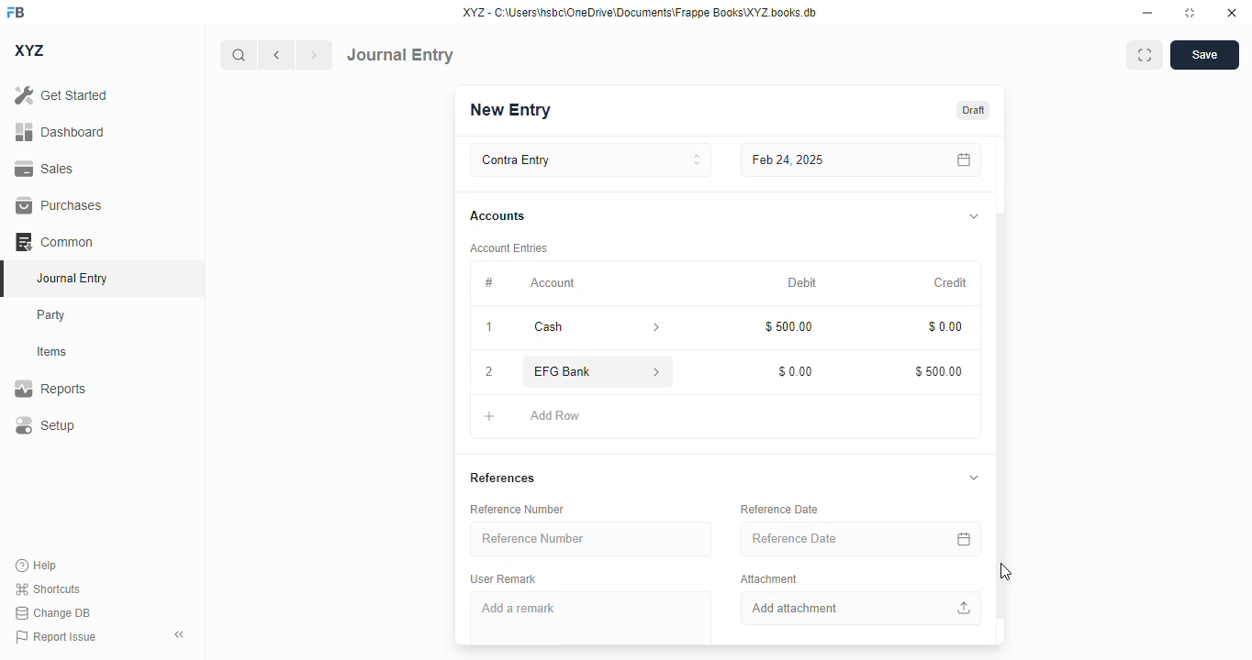 Image resolution: width=1252 pixels, height=660 pixels. Describe the element at coordinates (238, 55) in the screenshot. I see `search` at that location.